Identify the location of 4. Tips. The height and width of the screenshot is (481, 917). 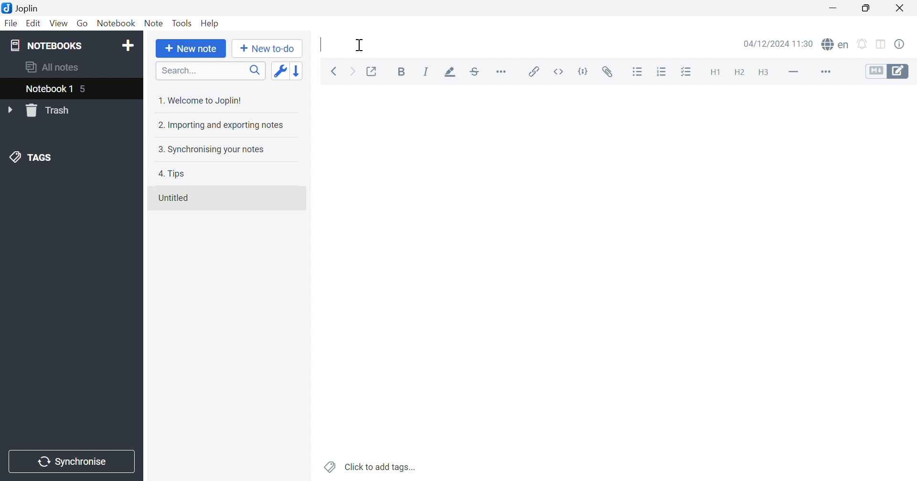
(171, 175).